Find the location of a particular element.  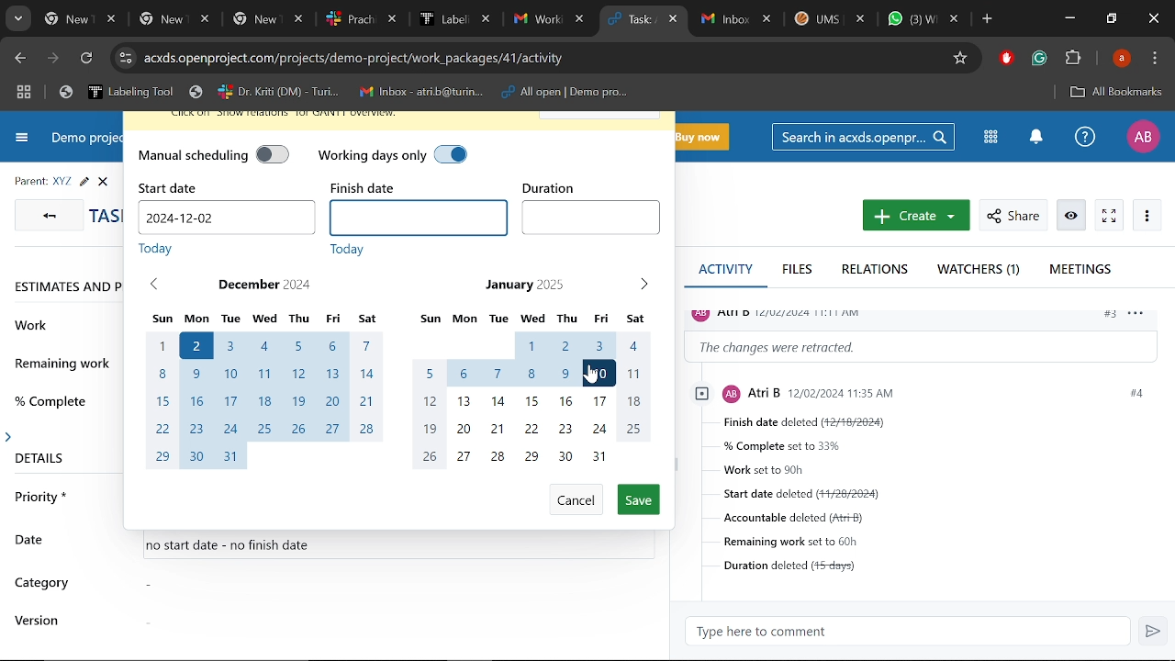

% complete is located at coordinates (54, 399).